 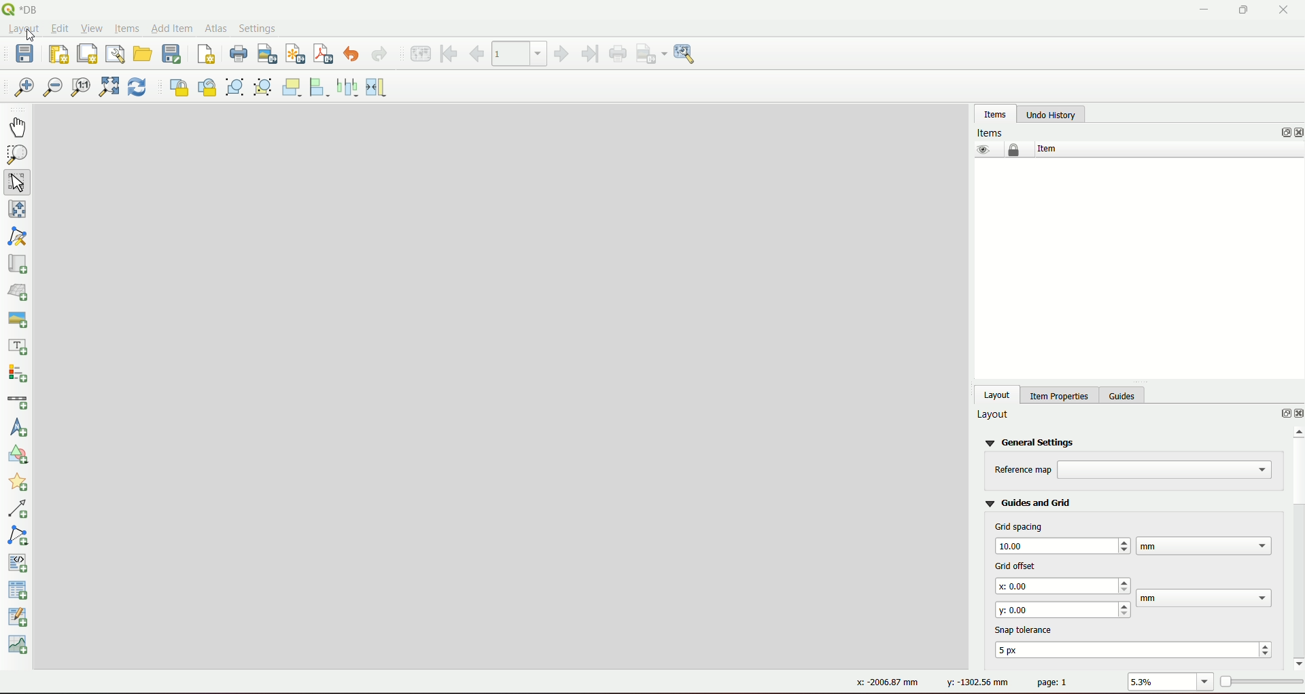 I want to click on resize item width, so click(x=379, y=87).